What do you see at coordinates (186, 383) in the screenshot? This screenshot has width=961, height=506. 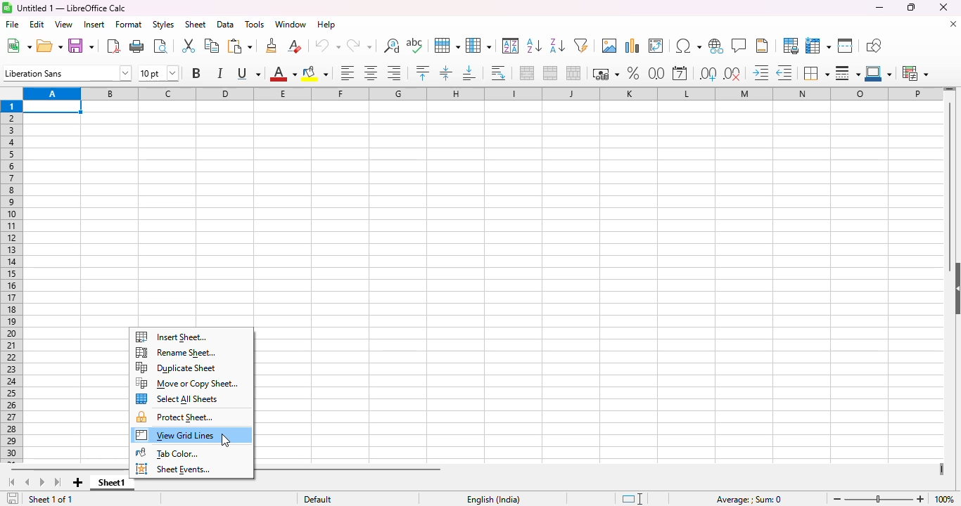 I see `move or copy sheet` at bounding box center [186, 383].